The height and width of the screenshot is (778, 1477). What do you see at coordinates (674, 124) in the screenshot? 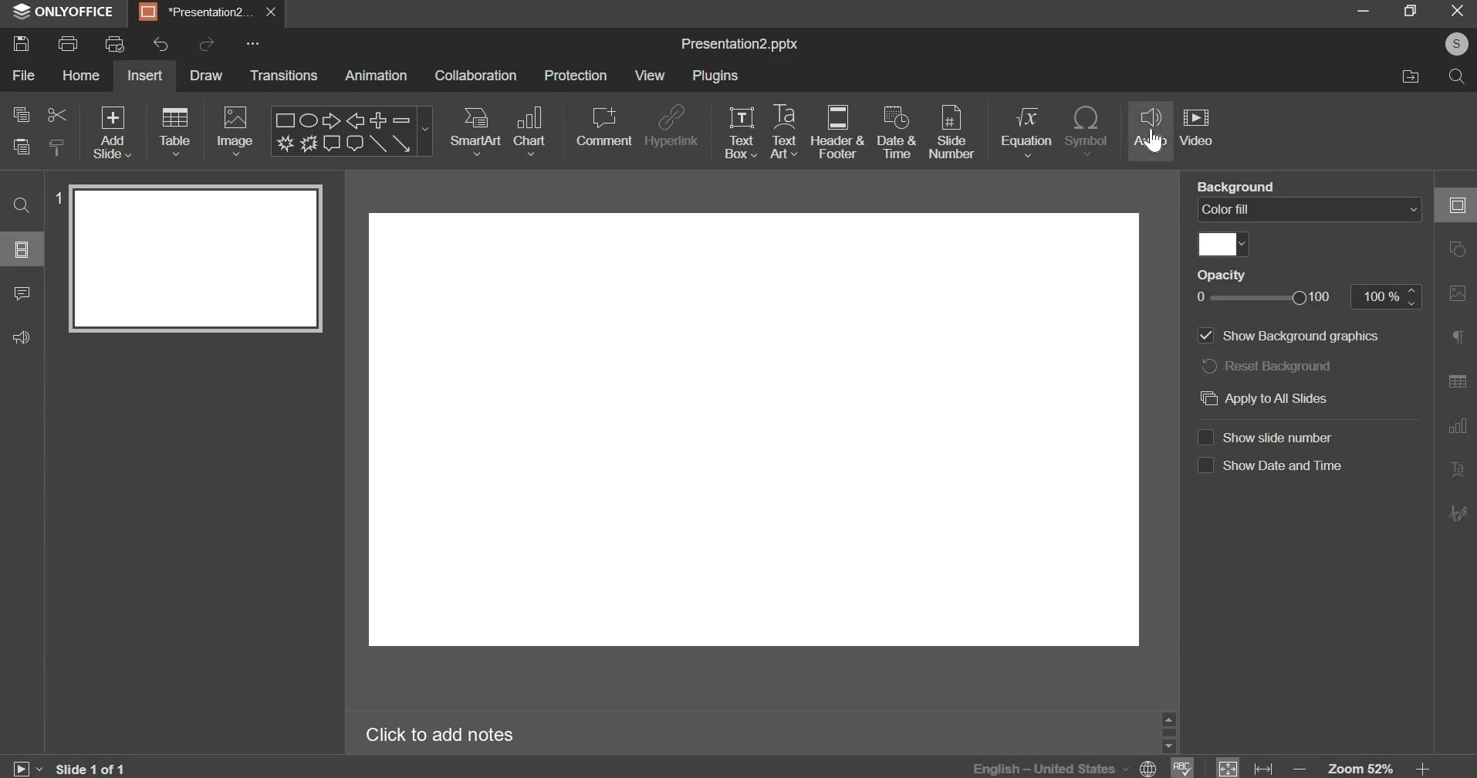
I see `hyperlink` at bounding box center [674, 124].